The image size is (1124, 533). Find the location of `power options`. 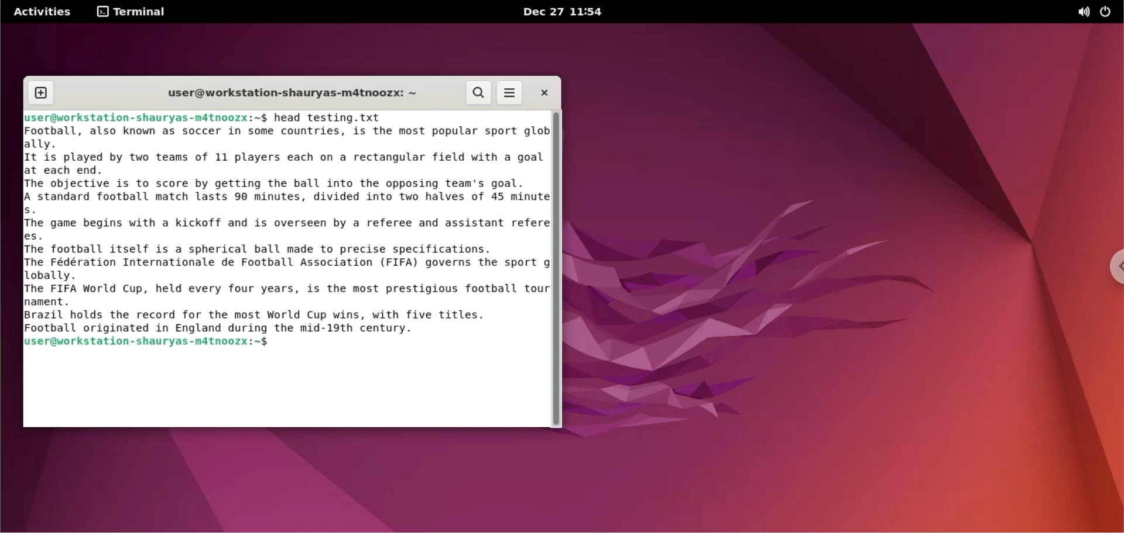

power options is located at coordinates (1109, 12).